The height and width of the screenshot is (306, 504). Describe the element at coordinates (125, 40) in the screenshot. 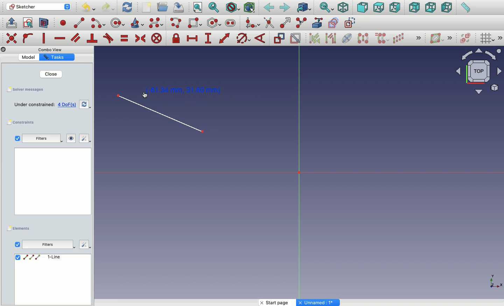

I see `Constrain equal` at that location.